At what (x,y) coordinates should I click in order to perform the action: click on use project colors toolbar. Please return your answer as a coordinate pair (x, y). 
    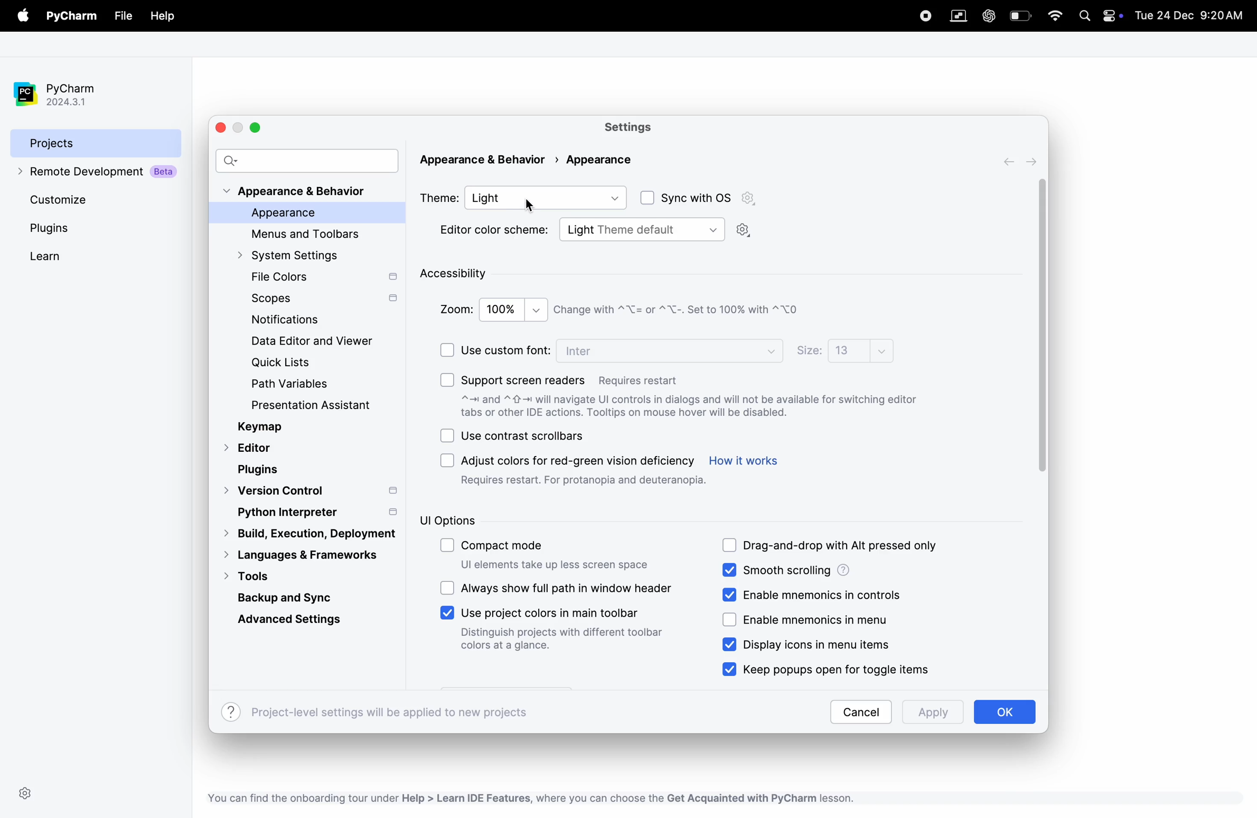
    Looking at the image, I should click on (563, 631).